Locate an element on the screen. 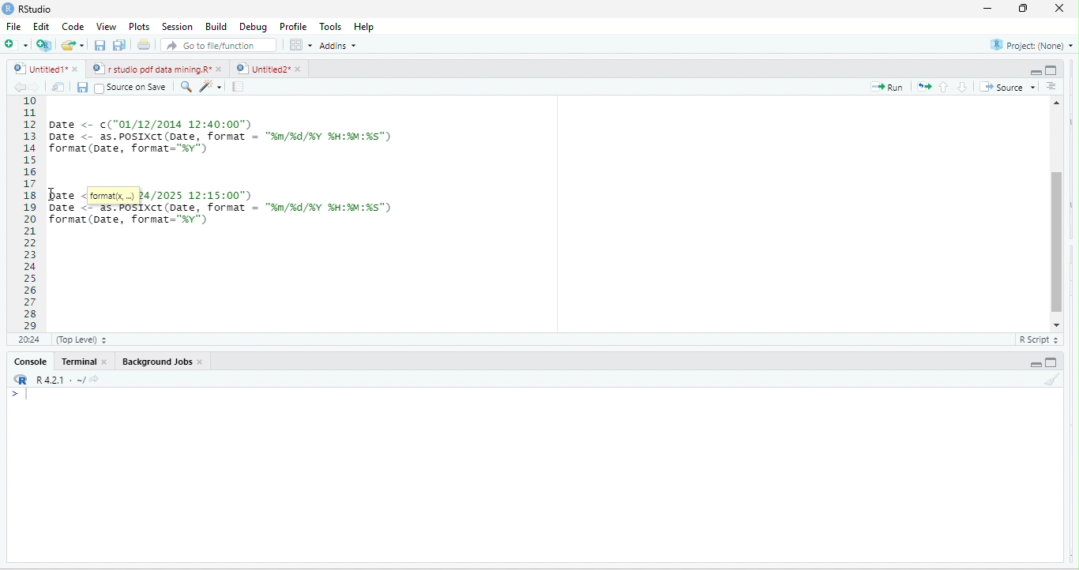 Image resolution: width=1079 pixels, height=570 pixels. save current document is located at coordinates (85, 88).